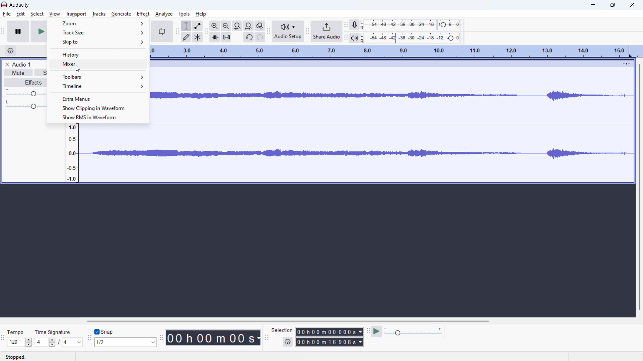 Image resolution: width=643 pixels, height=361 pixels. What do you see at coordinates (249, 26) in the screenshot?
I see `fit project to width` at bounding box center [249, 26].